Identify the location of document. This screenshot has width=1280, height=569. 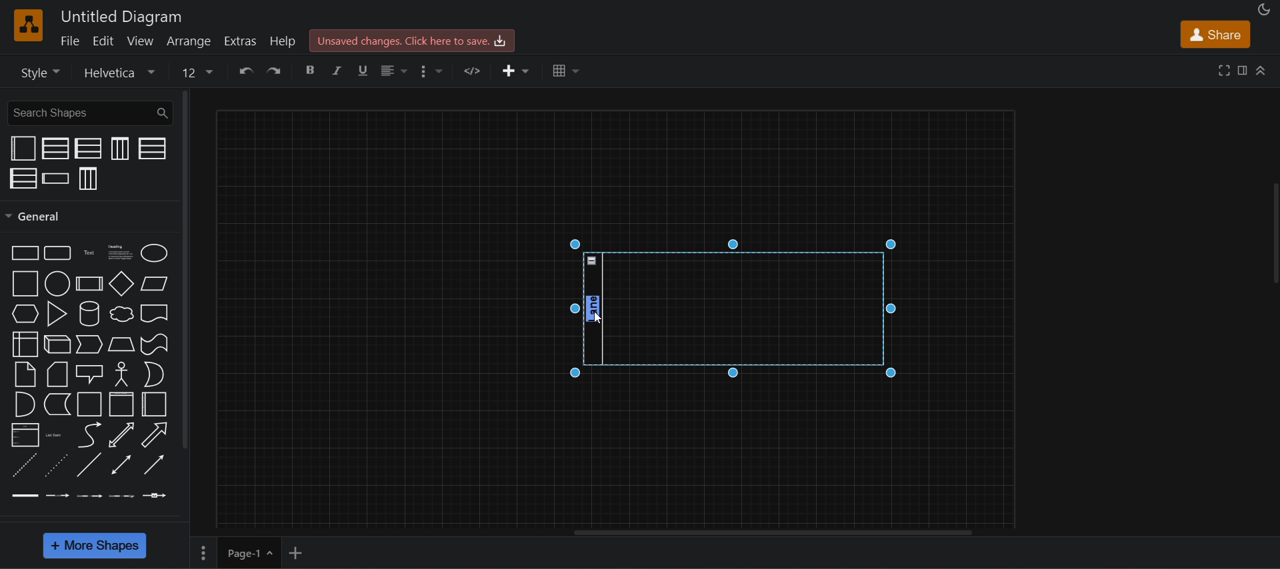
(153, 314).